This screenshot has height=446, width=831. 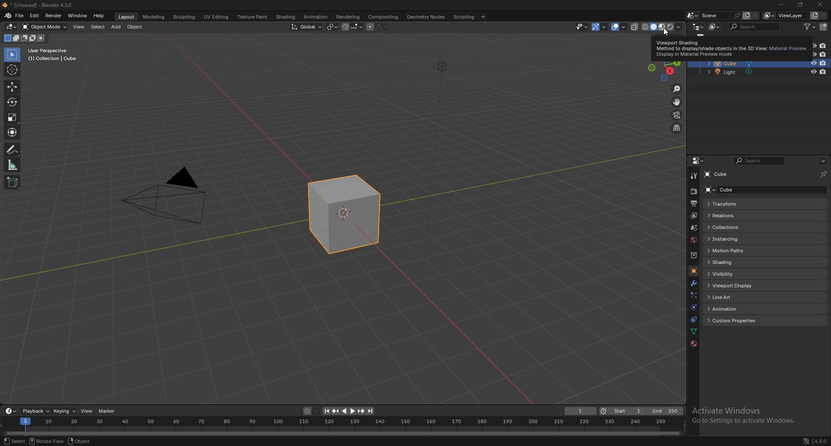 What do you see at coordinates (824, 16) in the screenshot?
I see `remove viewlayer` at bounding box center [824, 16].